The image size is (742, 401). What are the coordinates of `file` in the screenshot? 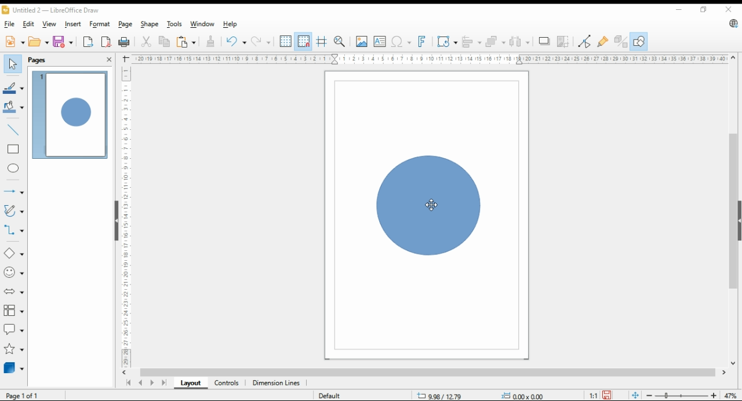 It's located at (10, 24).